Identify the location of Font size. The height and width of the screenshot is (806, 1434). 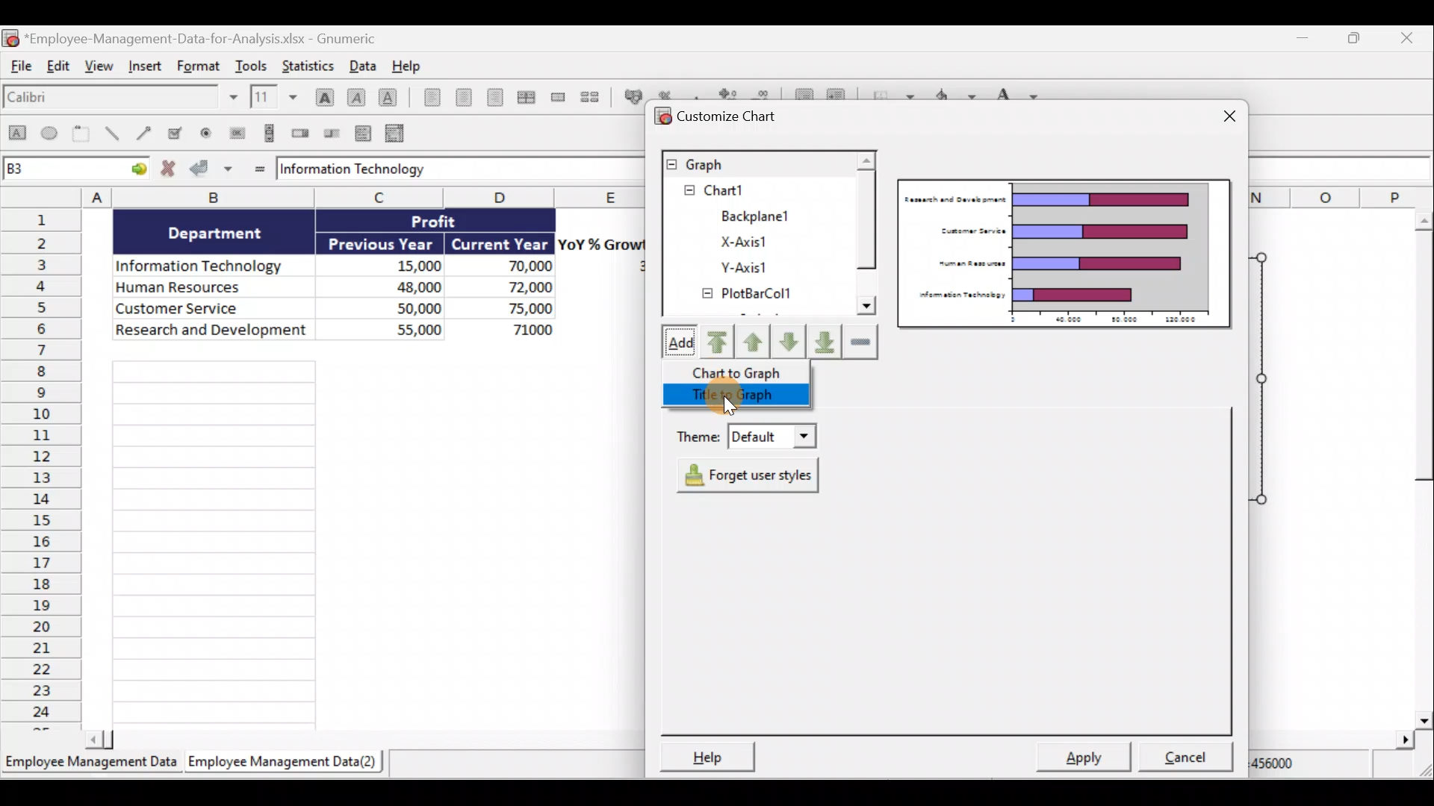
(277, 96).